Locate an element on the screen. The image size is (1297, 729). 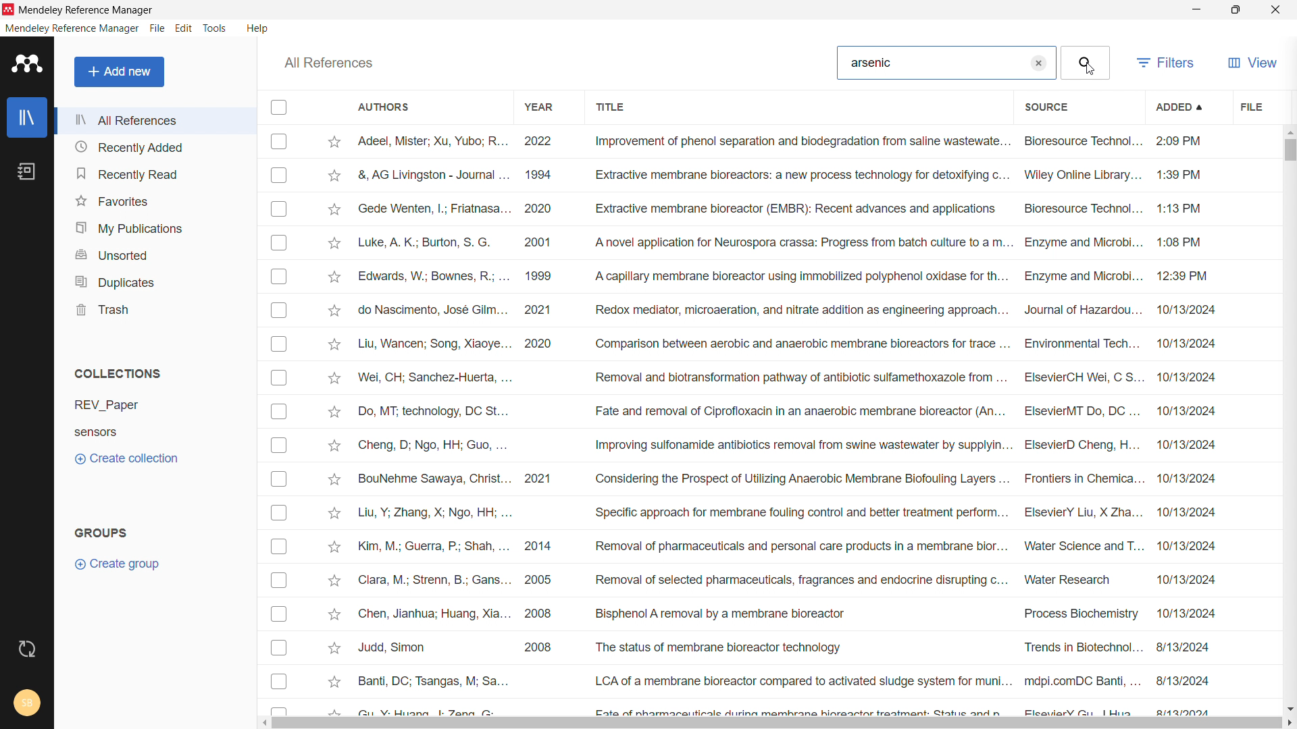
scroll up is located at coordinates (1288, 132).